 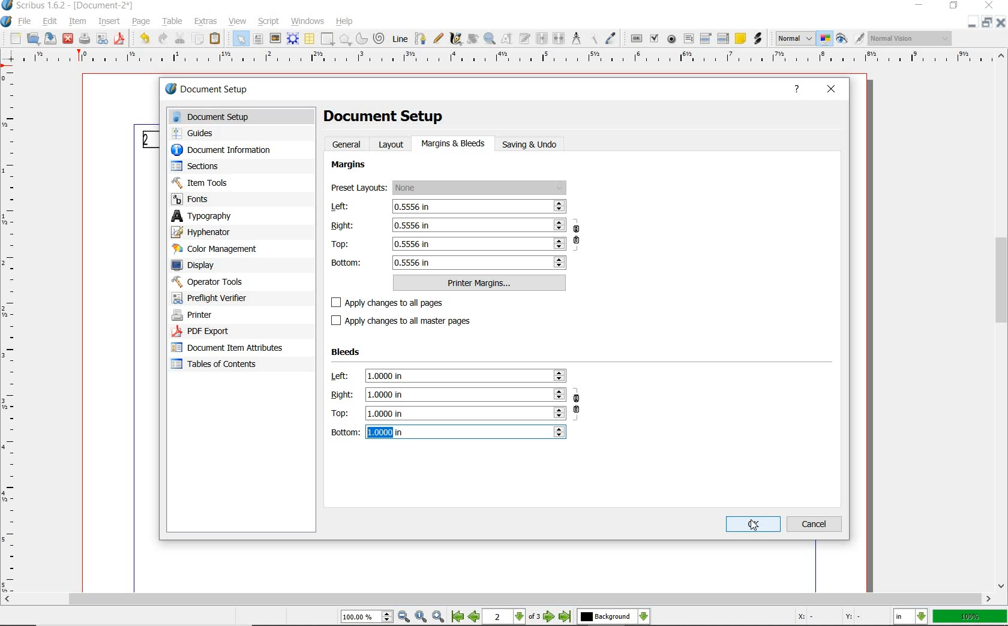 I want to click on shape, so click(x=326, y=40).